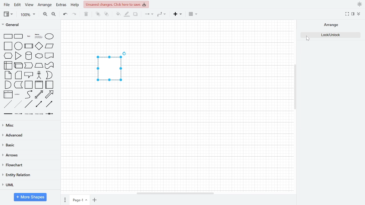 The image size is (365, 205). Describe the element at coordinates (9, 15) in the screenshot. I see `view` at that location.